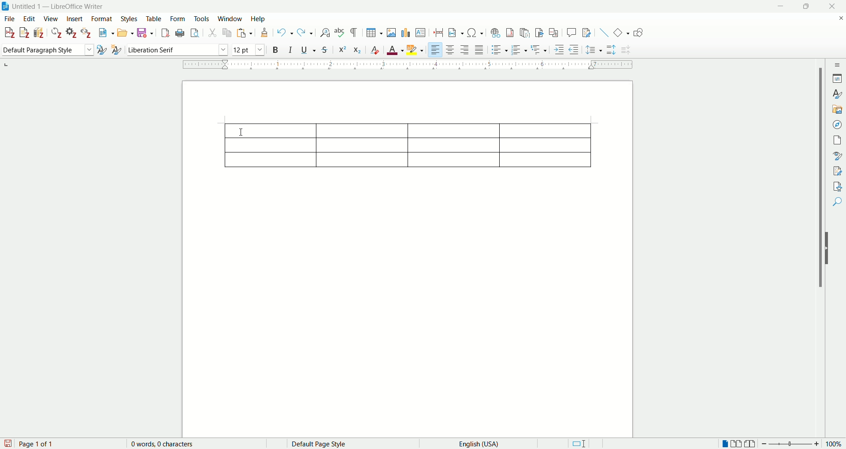 This screenshot has height=449, width=846. What do you see at coordinates (181, 33) in the screenshot?
I see `print` at bounding box center [181, 33].